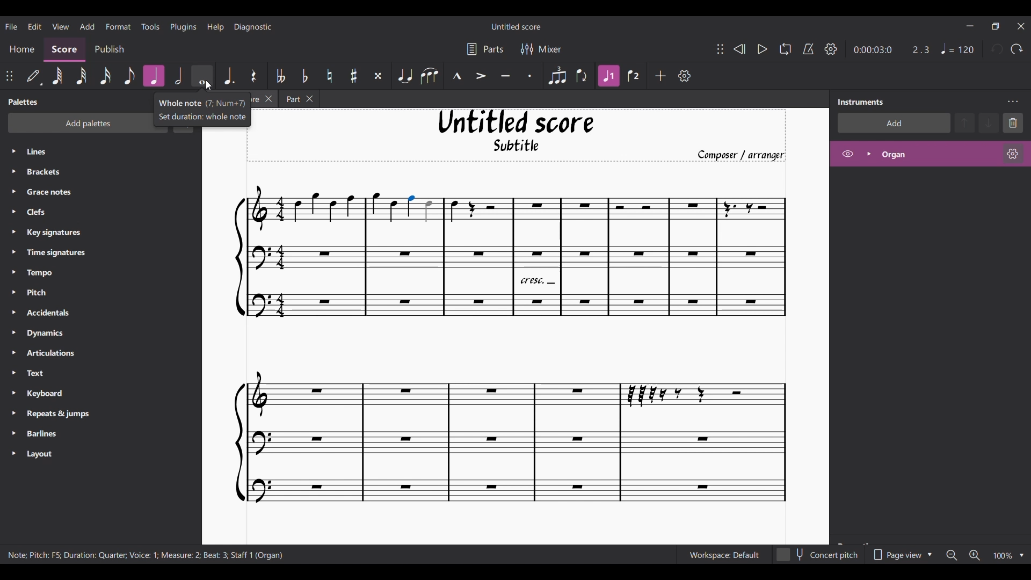  I want to click on File menu, so click(11, 26).